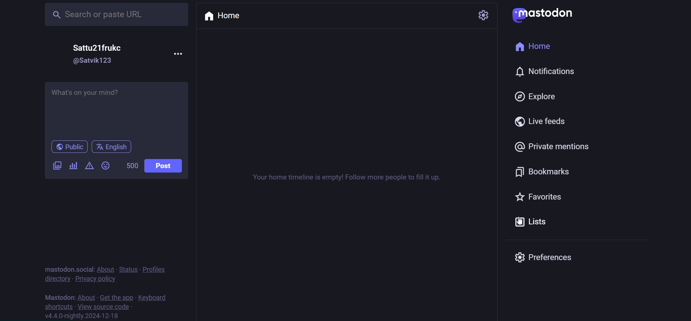  I want to click on Sattu21frukc, so click(94, 48).